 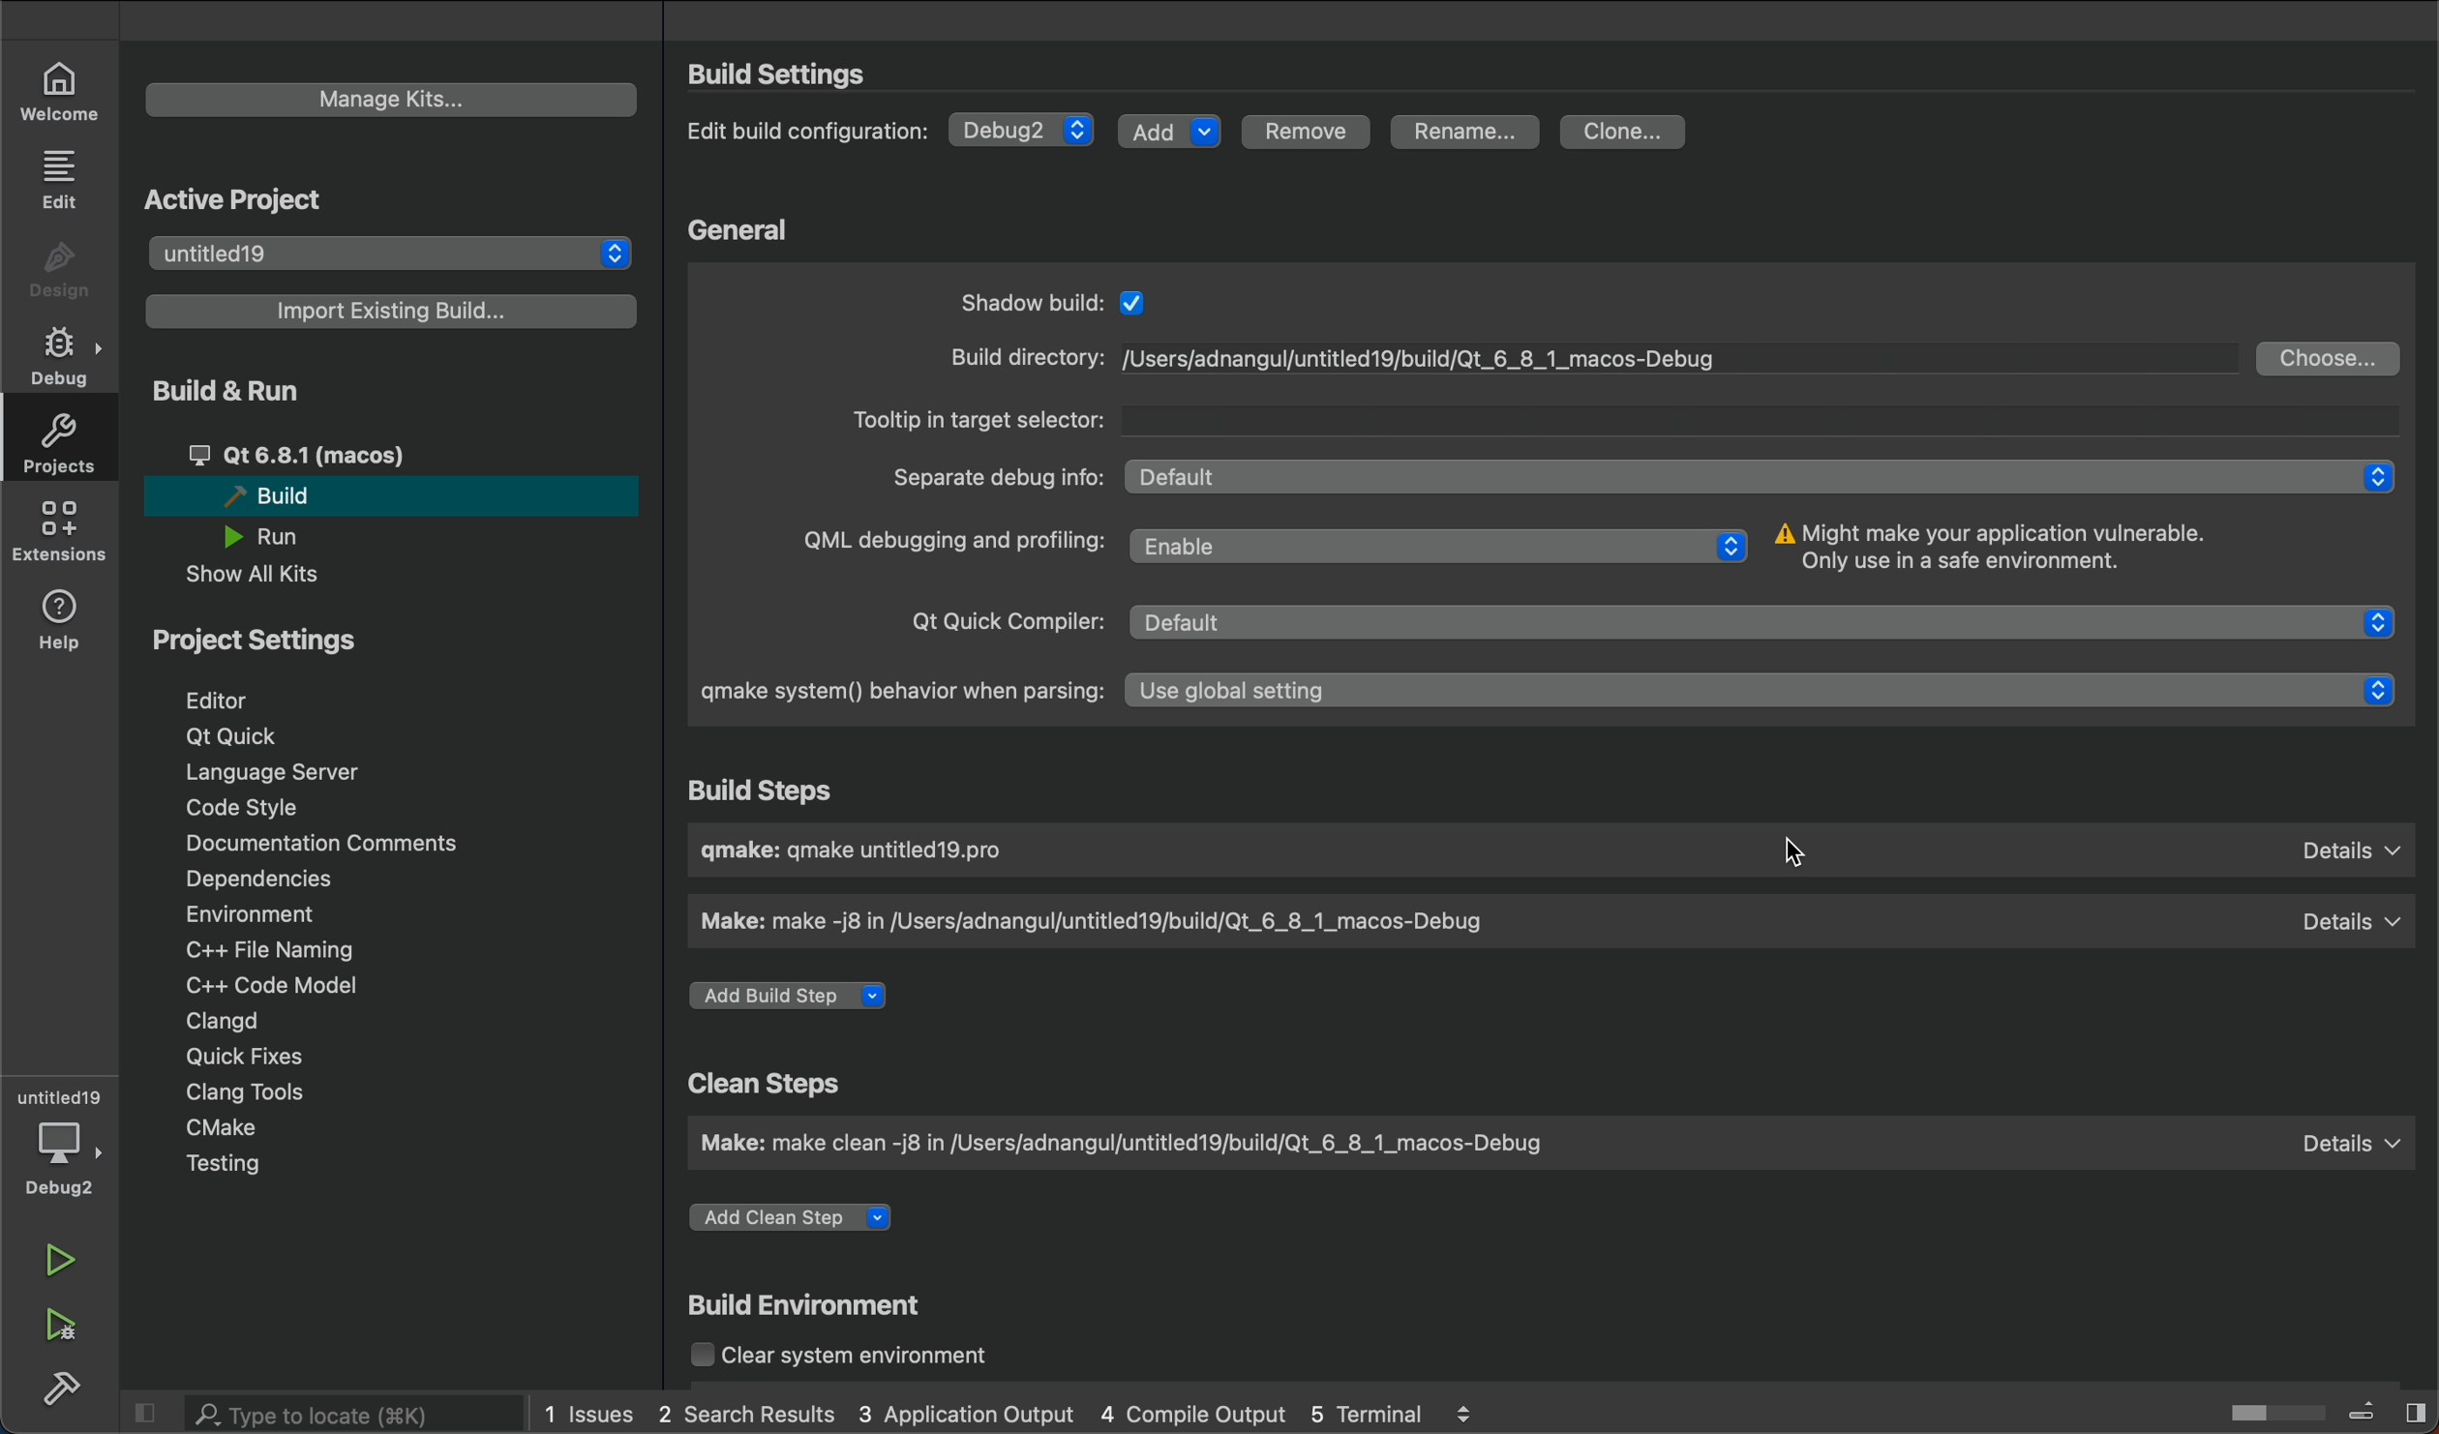 I want to click on EDIT, so click(x=63, y=177).